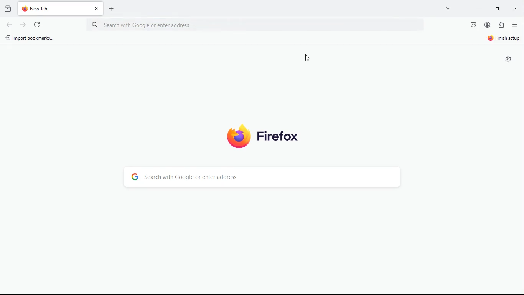 This screenshot has height=295, width=524. Describe the element at coordinates (501, 25) in the screenshot. I see `extensions` at that location.